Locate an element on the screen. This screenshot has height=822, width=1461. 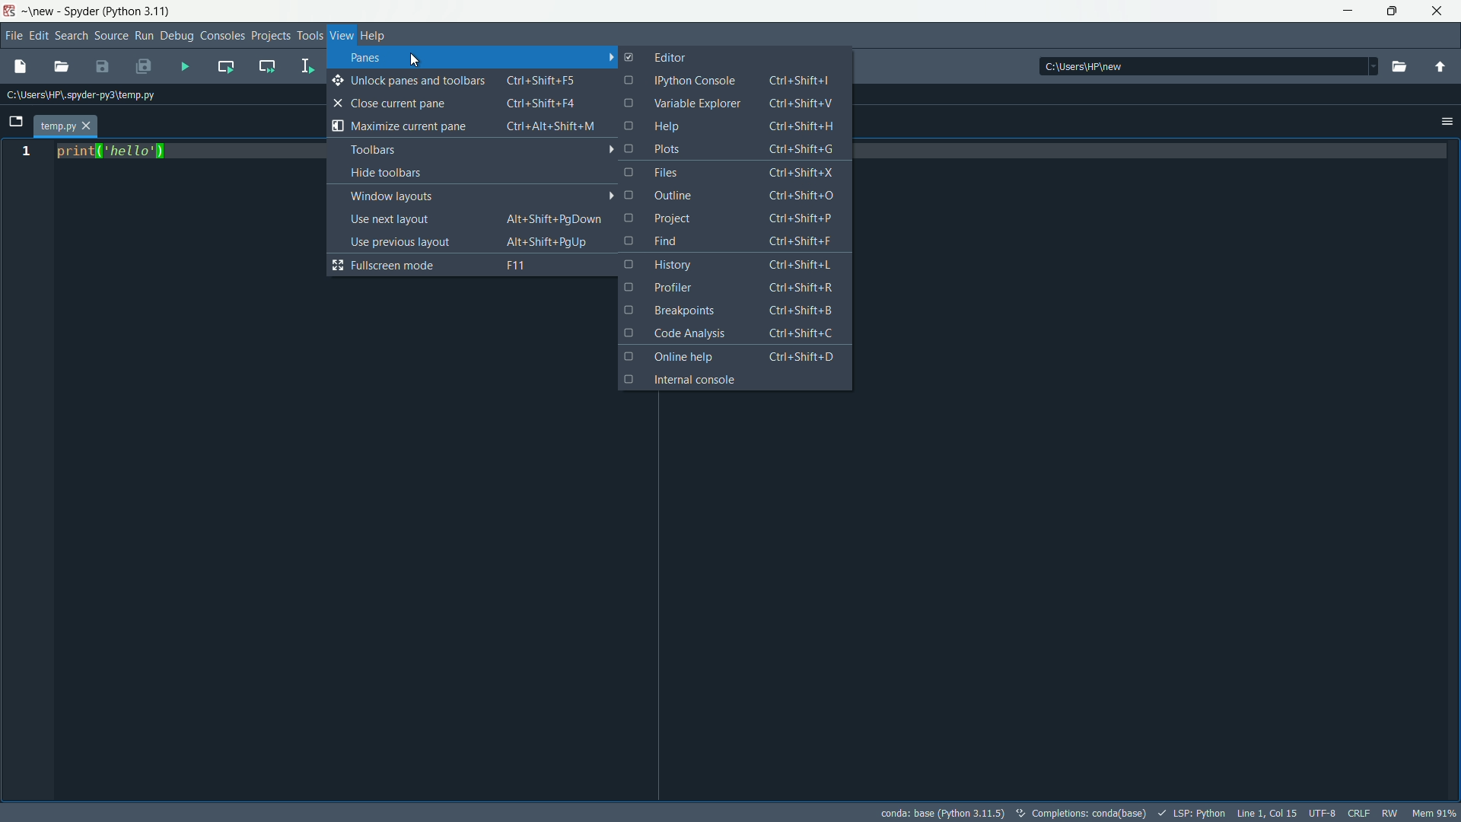
close app is located at coordinates (1441, 11).